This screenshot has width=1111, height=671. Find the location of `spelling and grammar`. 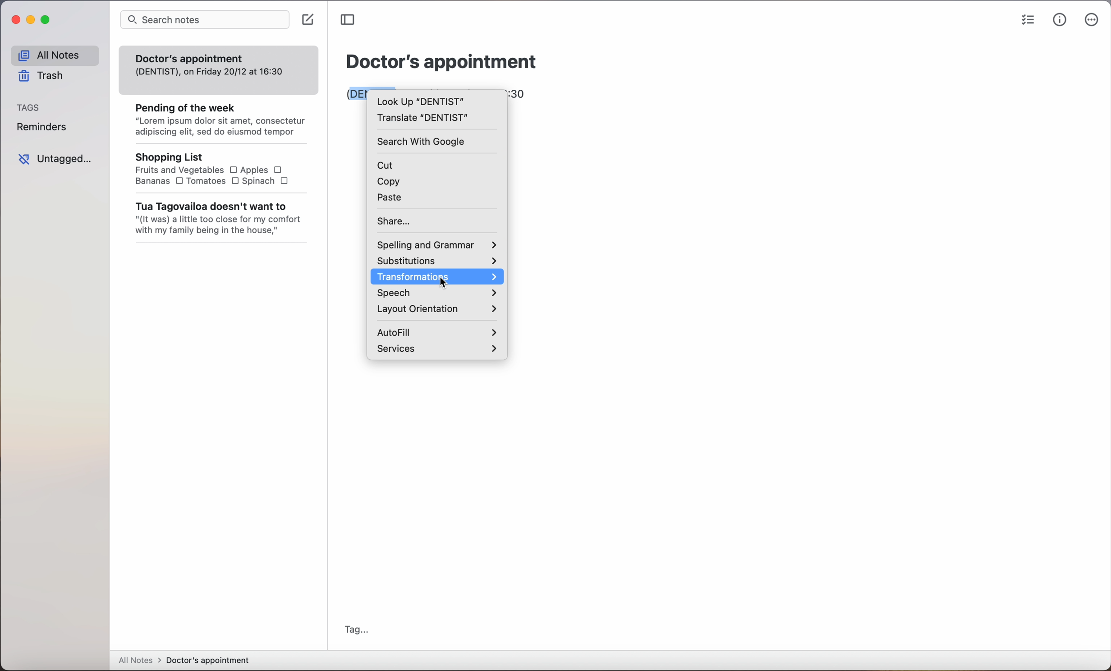

spelling and grammar is located at coordinates (437, 244).